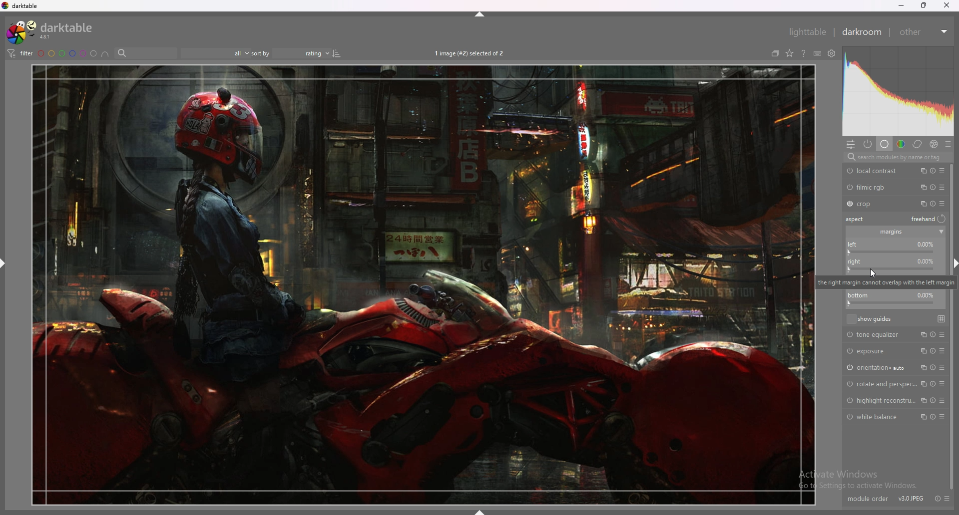  What do you see at coordinates (471, 52) in the screenshot?
I see `1 image (#2) selected of 2` at bounding box center [471, 52].